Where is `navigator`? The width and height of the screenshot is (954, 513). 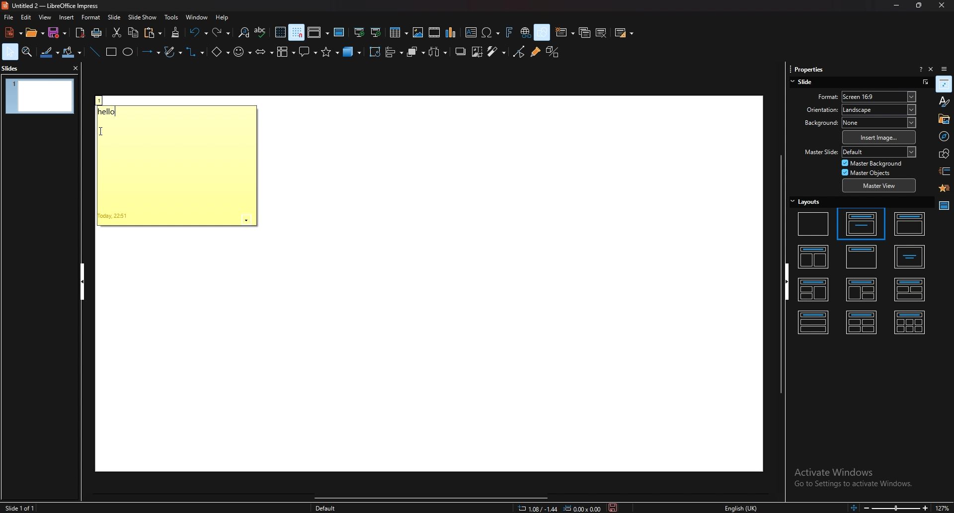
navigator is located at coordinates (943, 136).